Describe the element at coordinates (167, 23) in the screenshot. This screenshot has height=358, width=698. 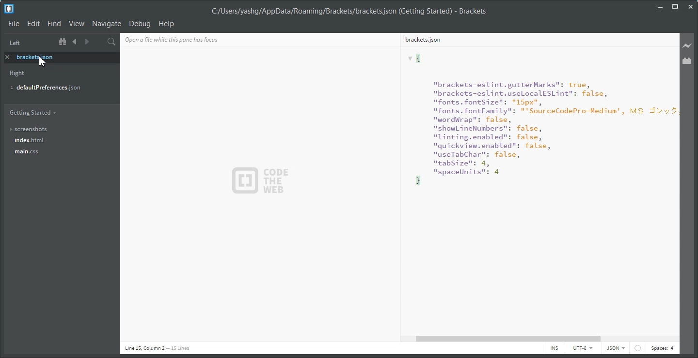
I see `Help` at that location.